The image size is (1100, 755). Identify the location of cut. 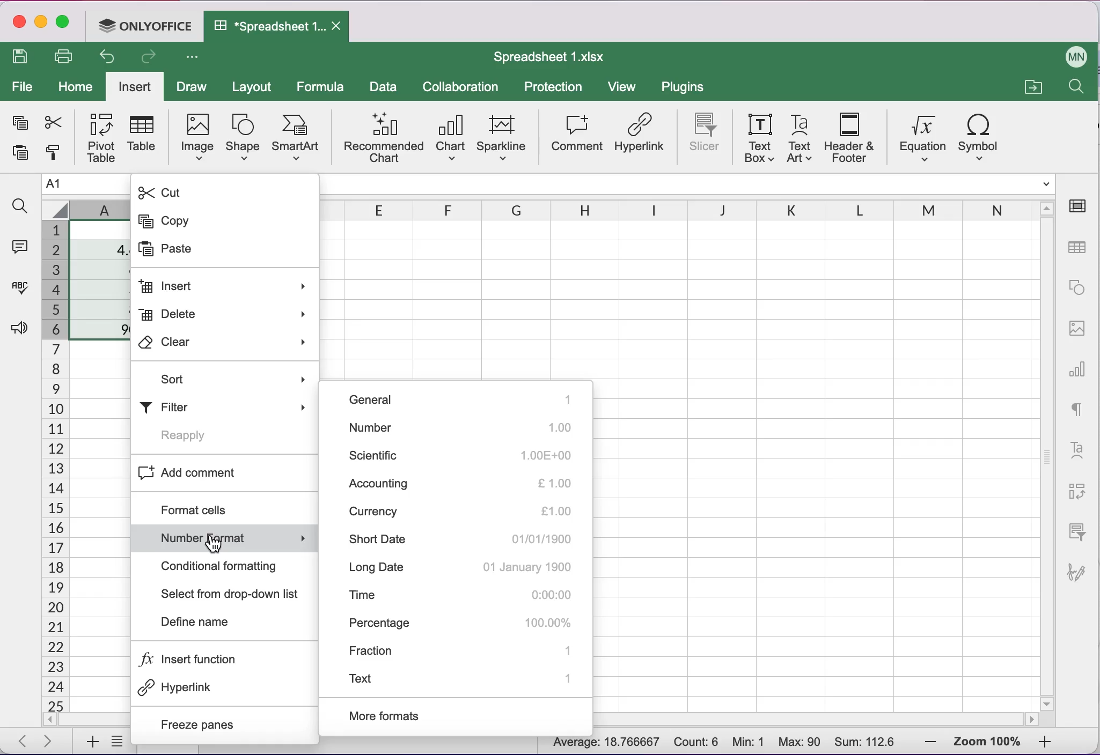
(52, 122).